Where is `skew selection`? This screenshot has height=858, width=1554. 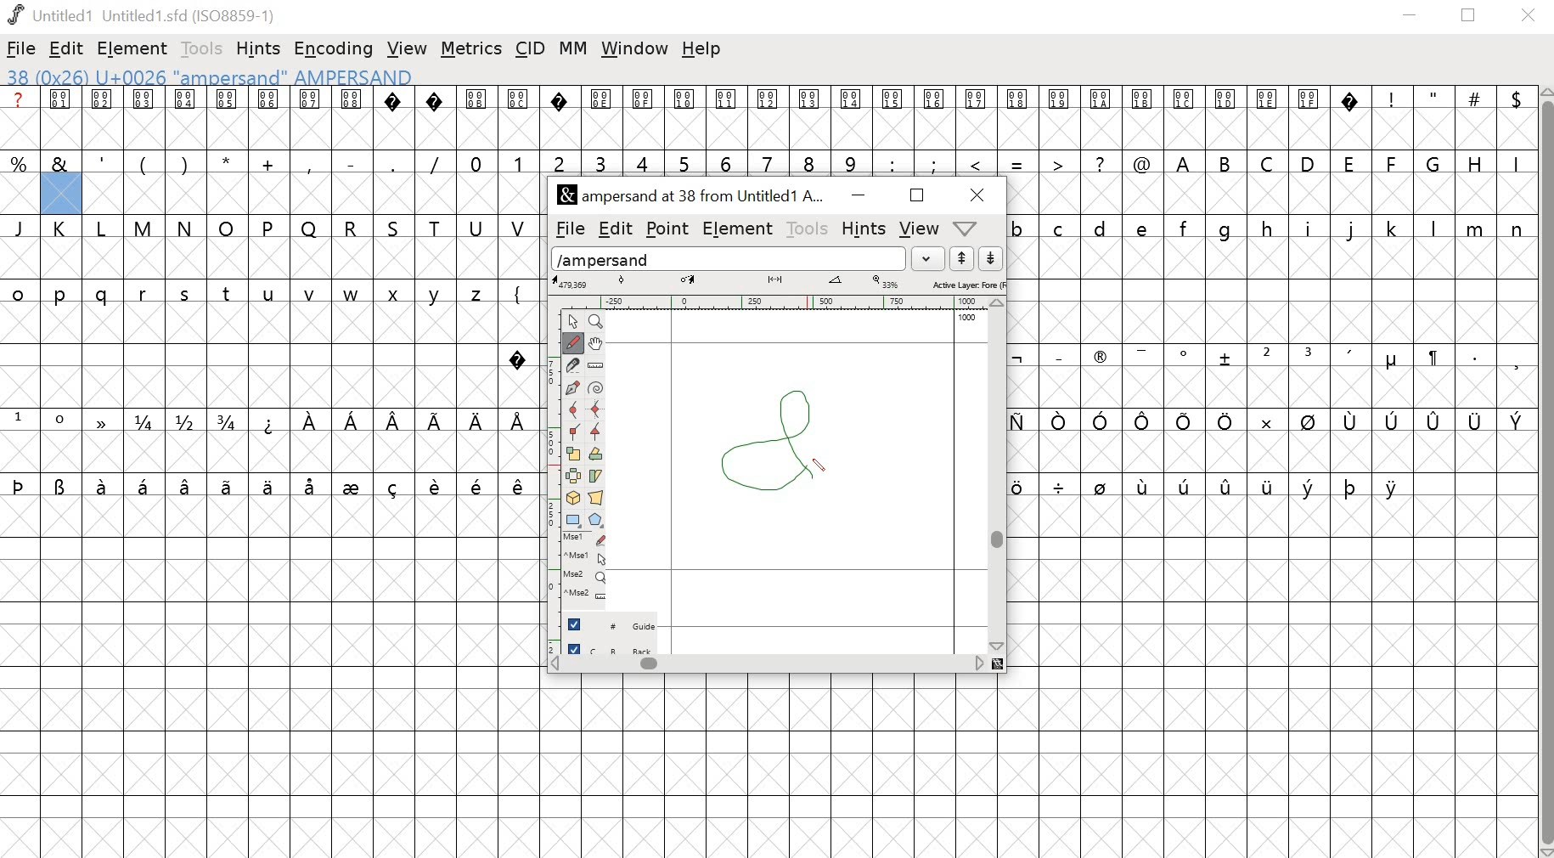
skew selection is located at coordinates (598, 476).